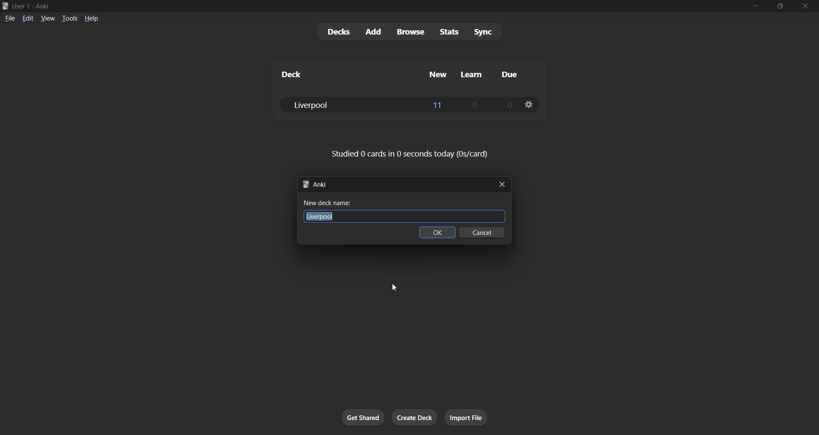 This screenshot has height=435, width=819. What do you see at coordinates (45, 18) in the screenshot?
I see `view` at bounding box center [45, 18].